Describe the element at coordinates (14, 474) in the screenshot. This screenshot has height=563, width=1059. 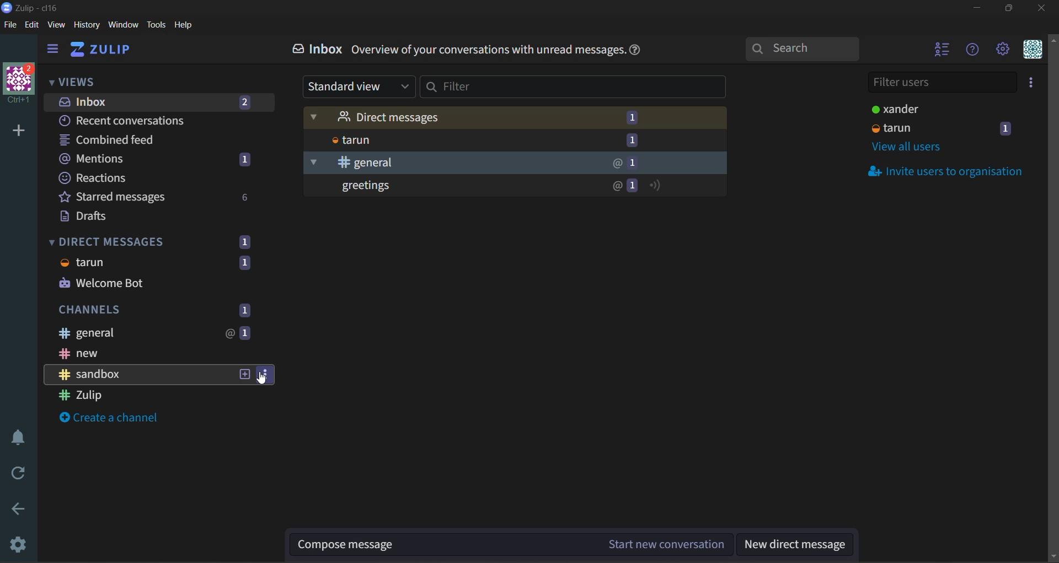
I see `reload` at that location.